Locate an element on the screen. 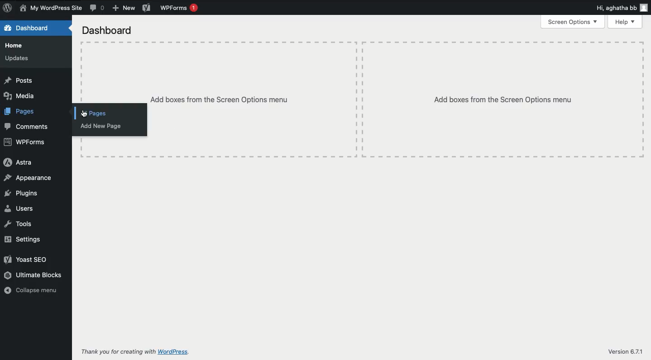 The height and width of the screenshot is (360, 651). Comments is located at coordinates (29, 127).